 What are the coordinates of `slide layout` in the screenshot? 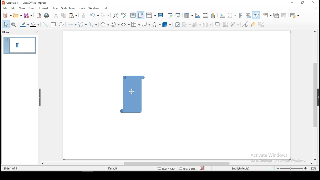 It's located at (295, 15).